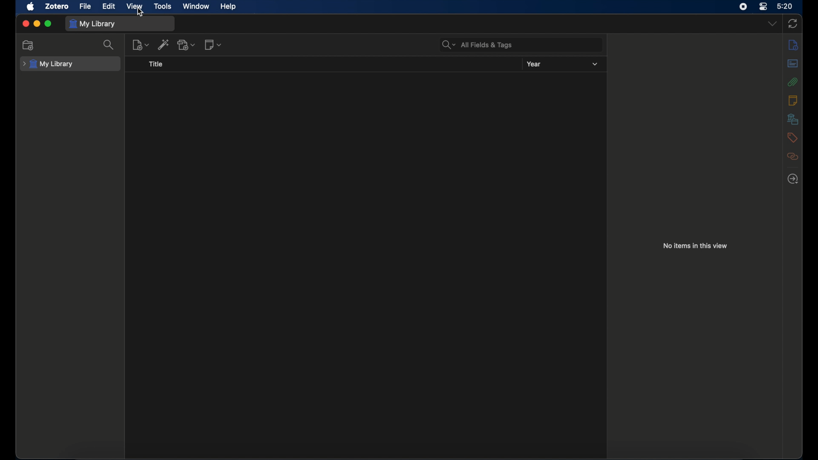 This screenshot has height=460, width=818. What do you see at coordinates (141, 44) in the screenshot?
I see `new item` at bounding box center [141, 44].